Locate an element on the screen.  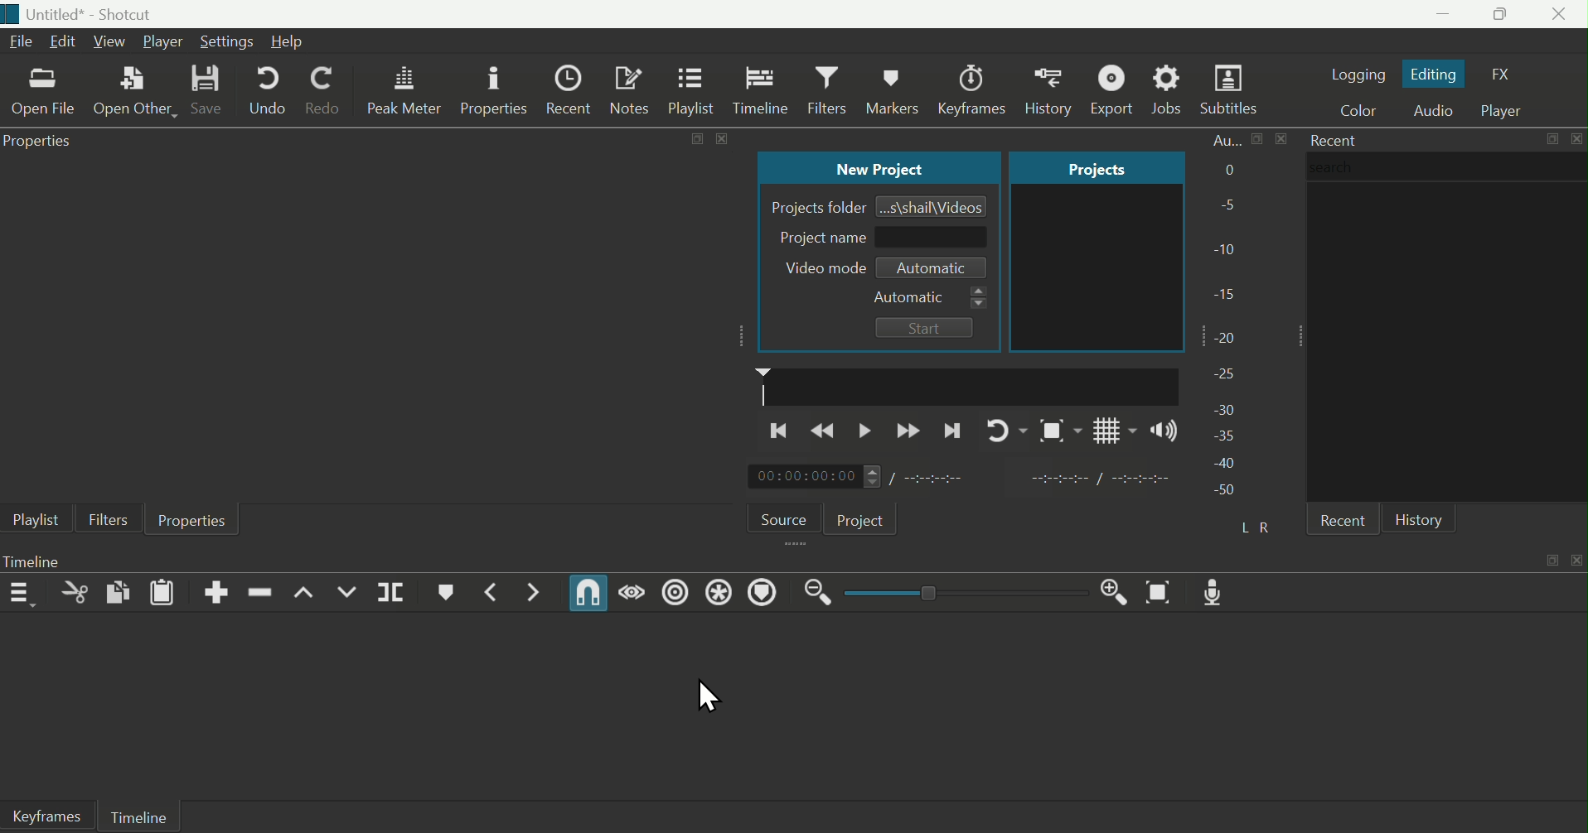
close is located at coordinates (1576, 561).